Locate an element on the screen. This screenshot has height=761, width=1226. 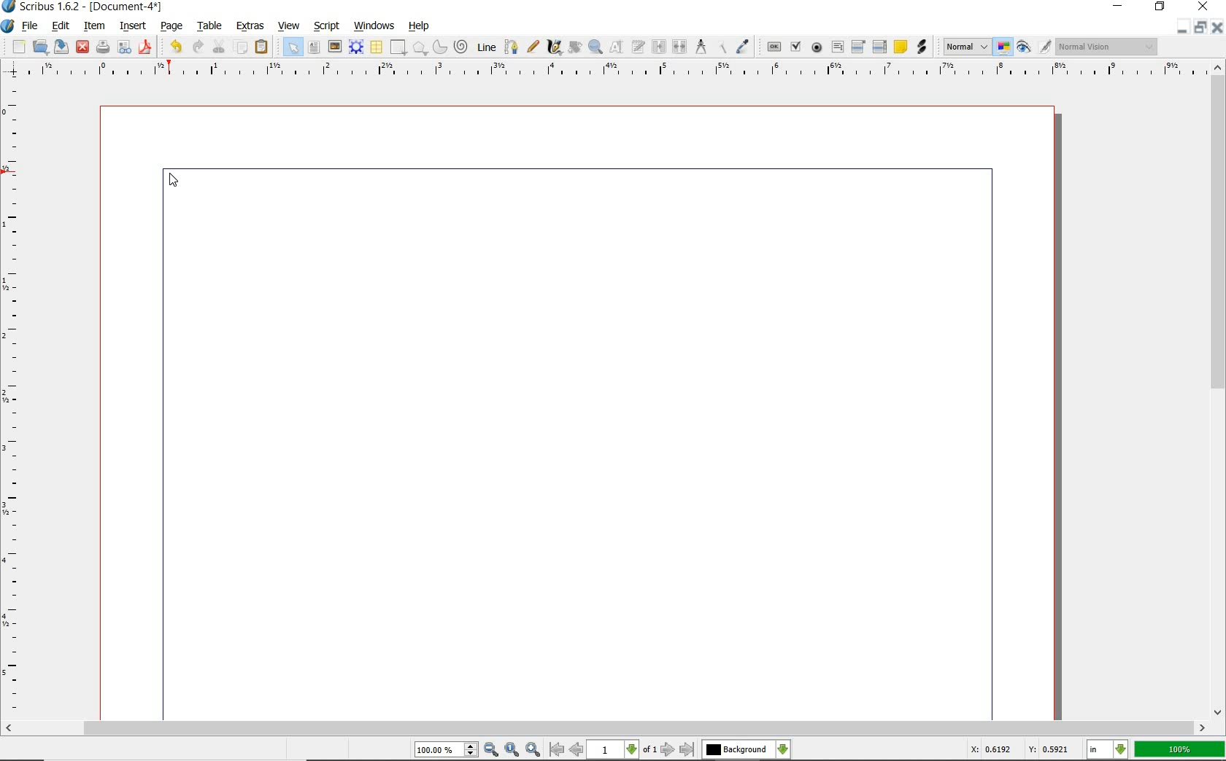
ruler is located at coordinates (615, 69).